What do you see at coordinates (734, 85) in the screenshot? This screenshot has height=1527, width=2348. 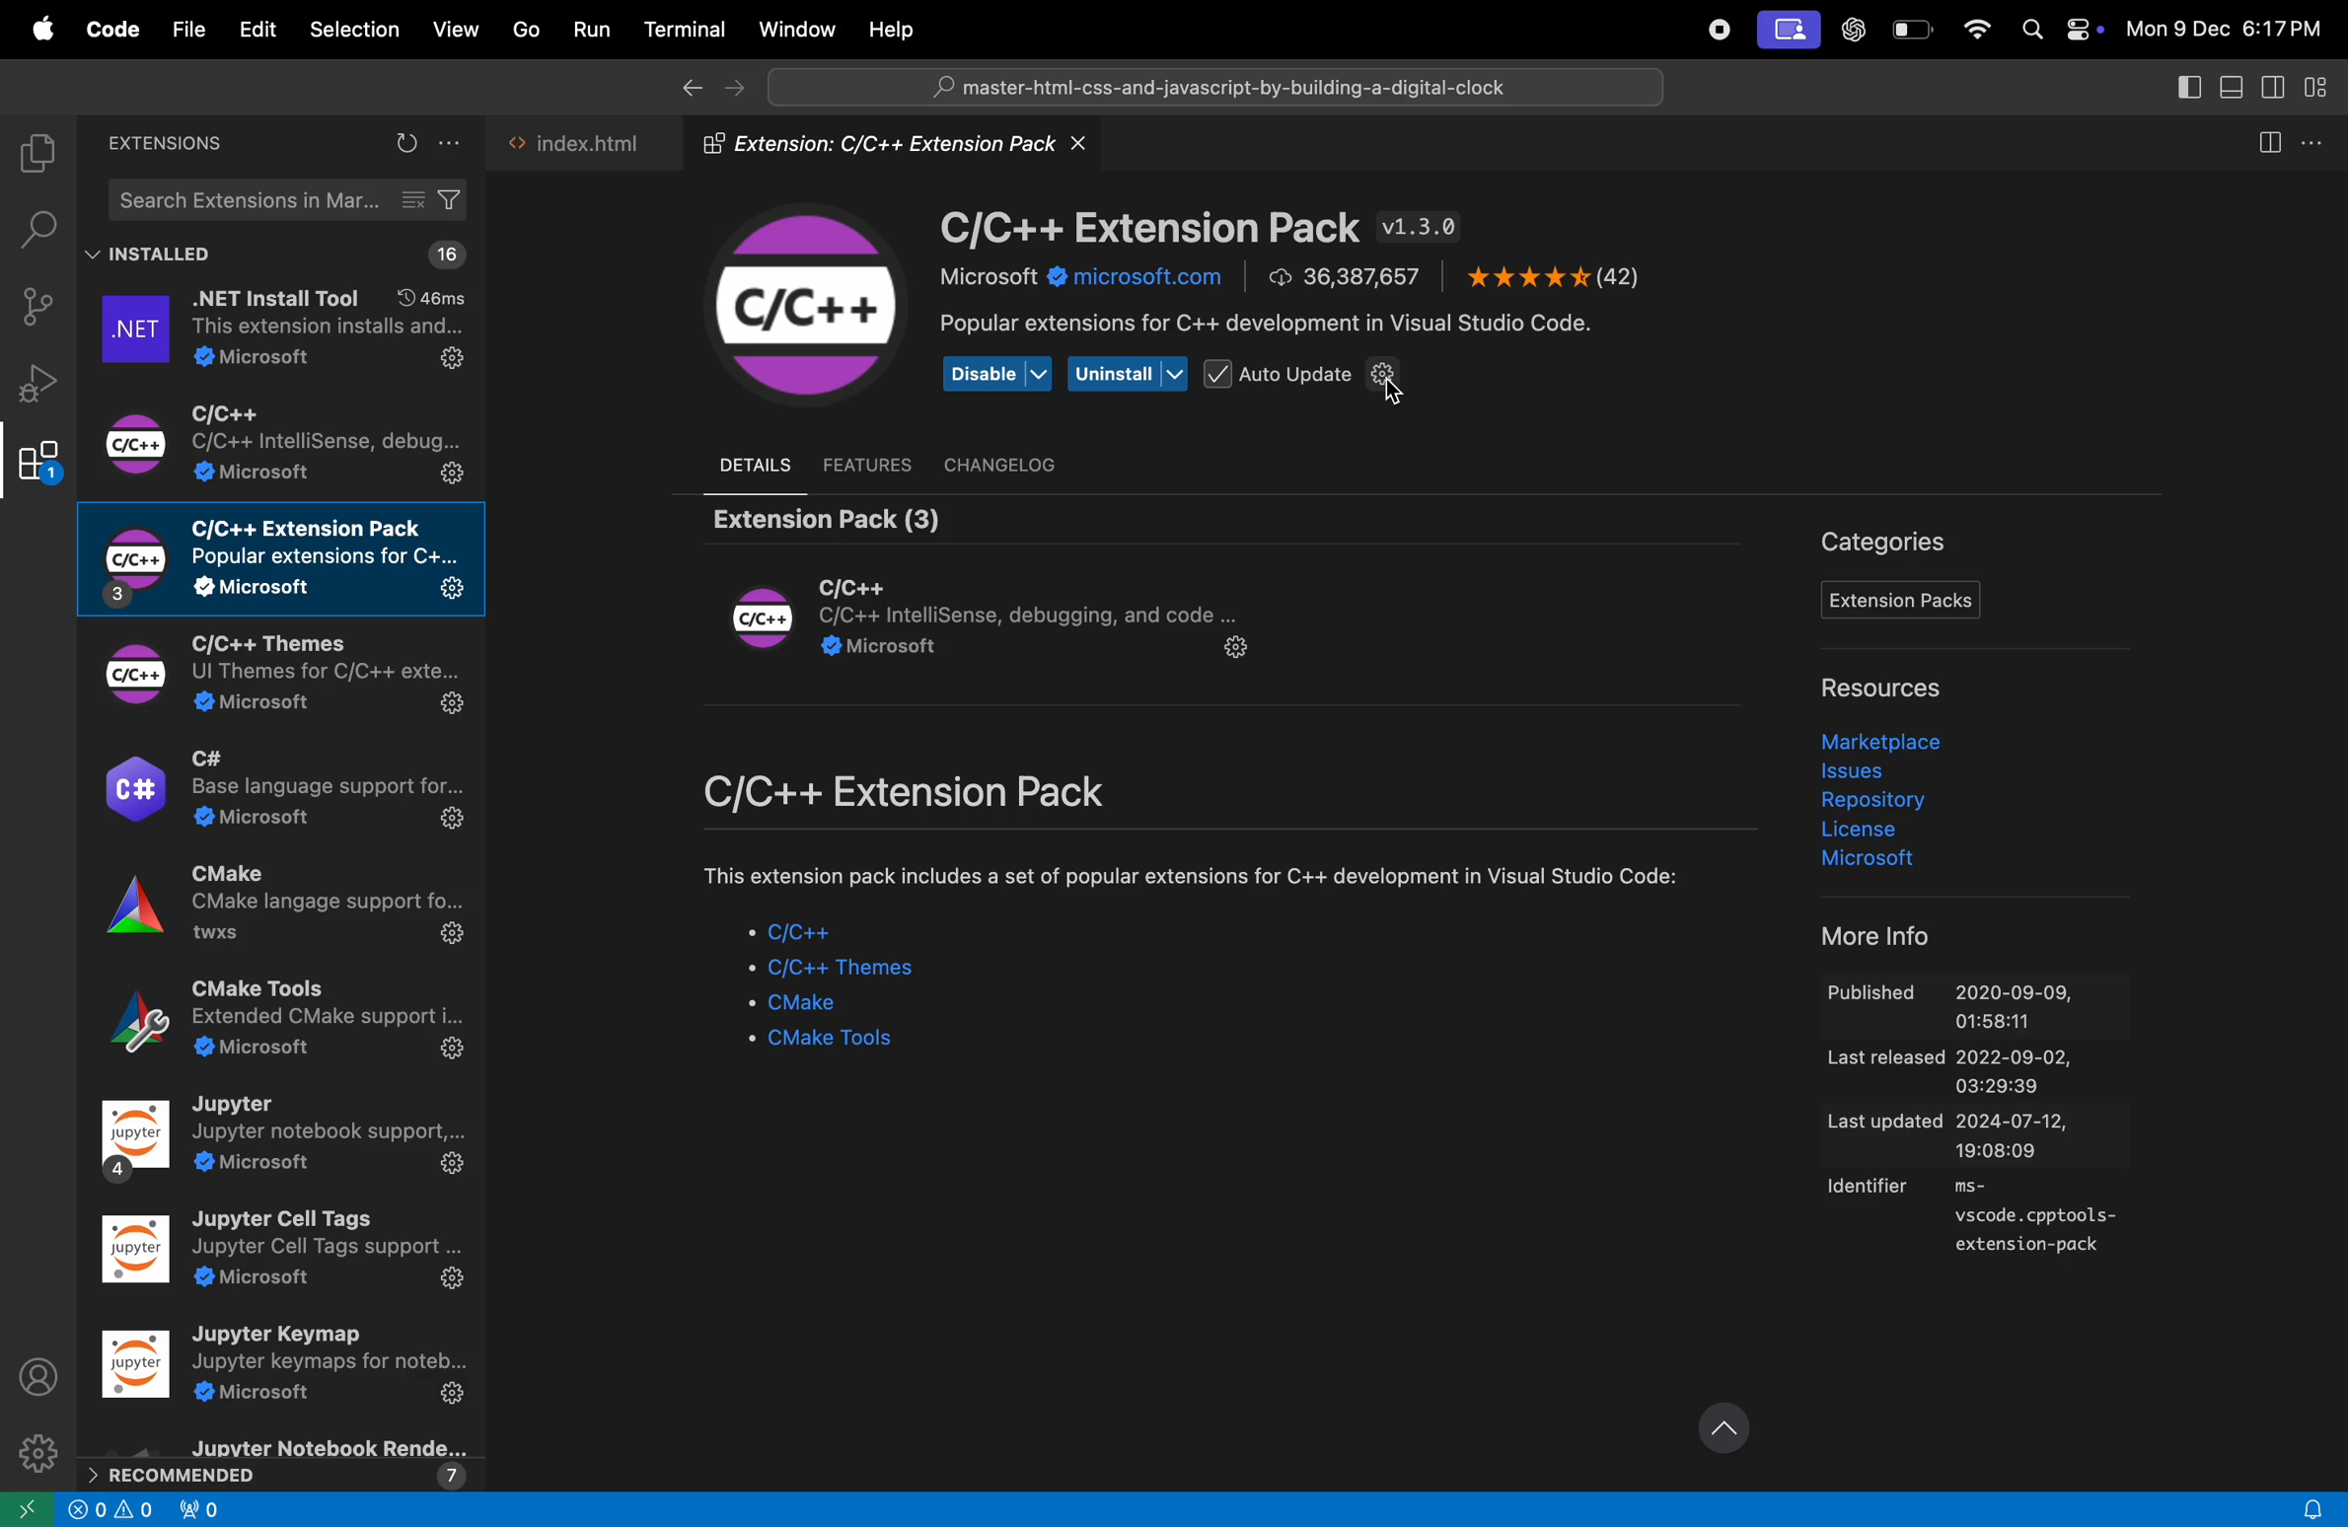 I see `forward` at bounding box center [734, 85].